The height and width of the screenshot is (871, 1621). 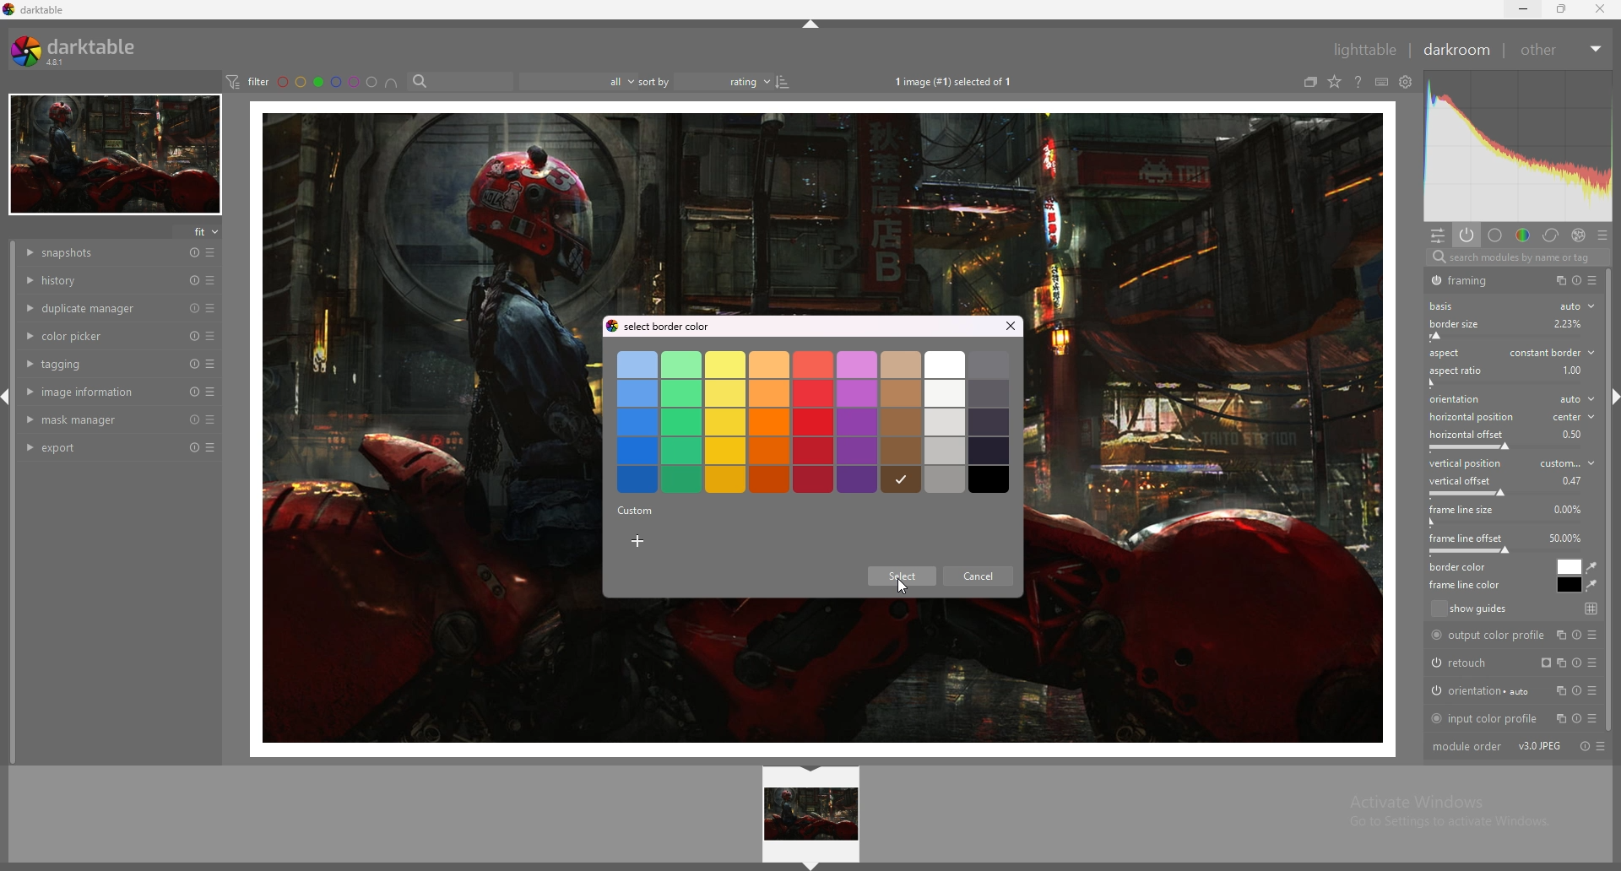 I want to click on auto, so click(x=1575, y=306).